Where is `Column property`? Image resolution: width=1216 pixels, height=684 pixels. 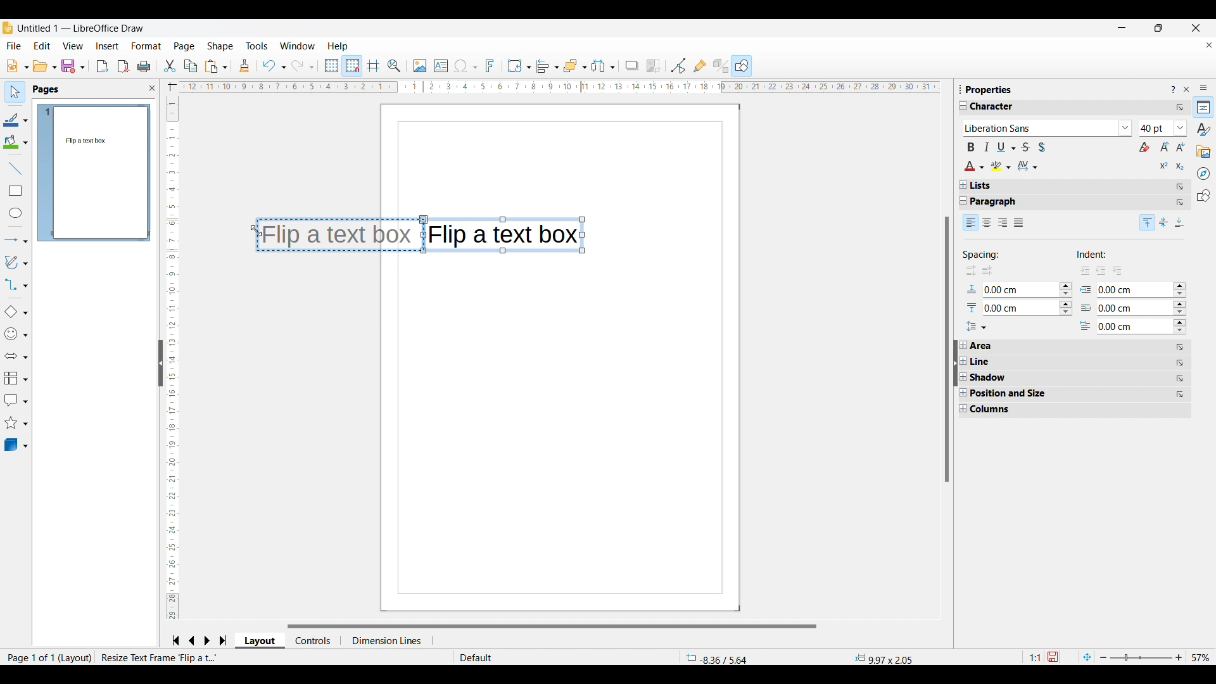
Column property is located at coordinates (996, 410).